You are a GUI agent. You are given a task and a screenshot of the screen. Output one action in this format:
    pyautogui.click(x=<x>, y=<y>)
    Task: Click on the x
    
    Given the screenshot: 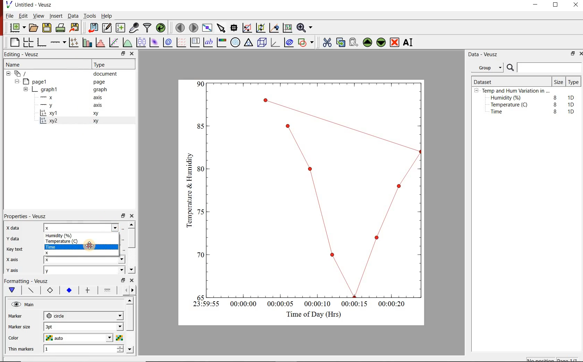 What is the action you would take?
    pyautogui.click(x=58, y=260)
    